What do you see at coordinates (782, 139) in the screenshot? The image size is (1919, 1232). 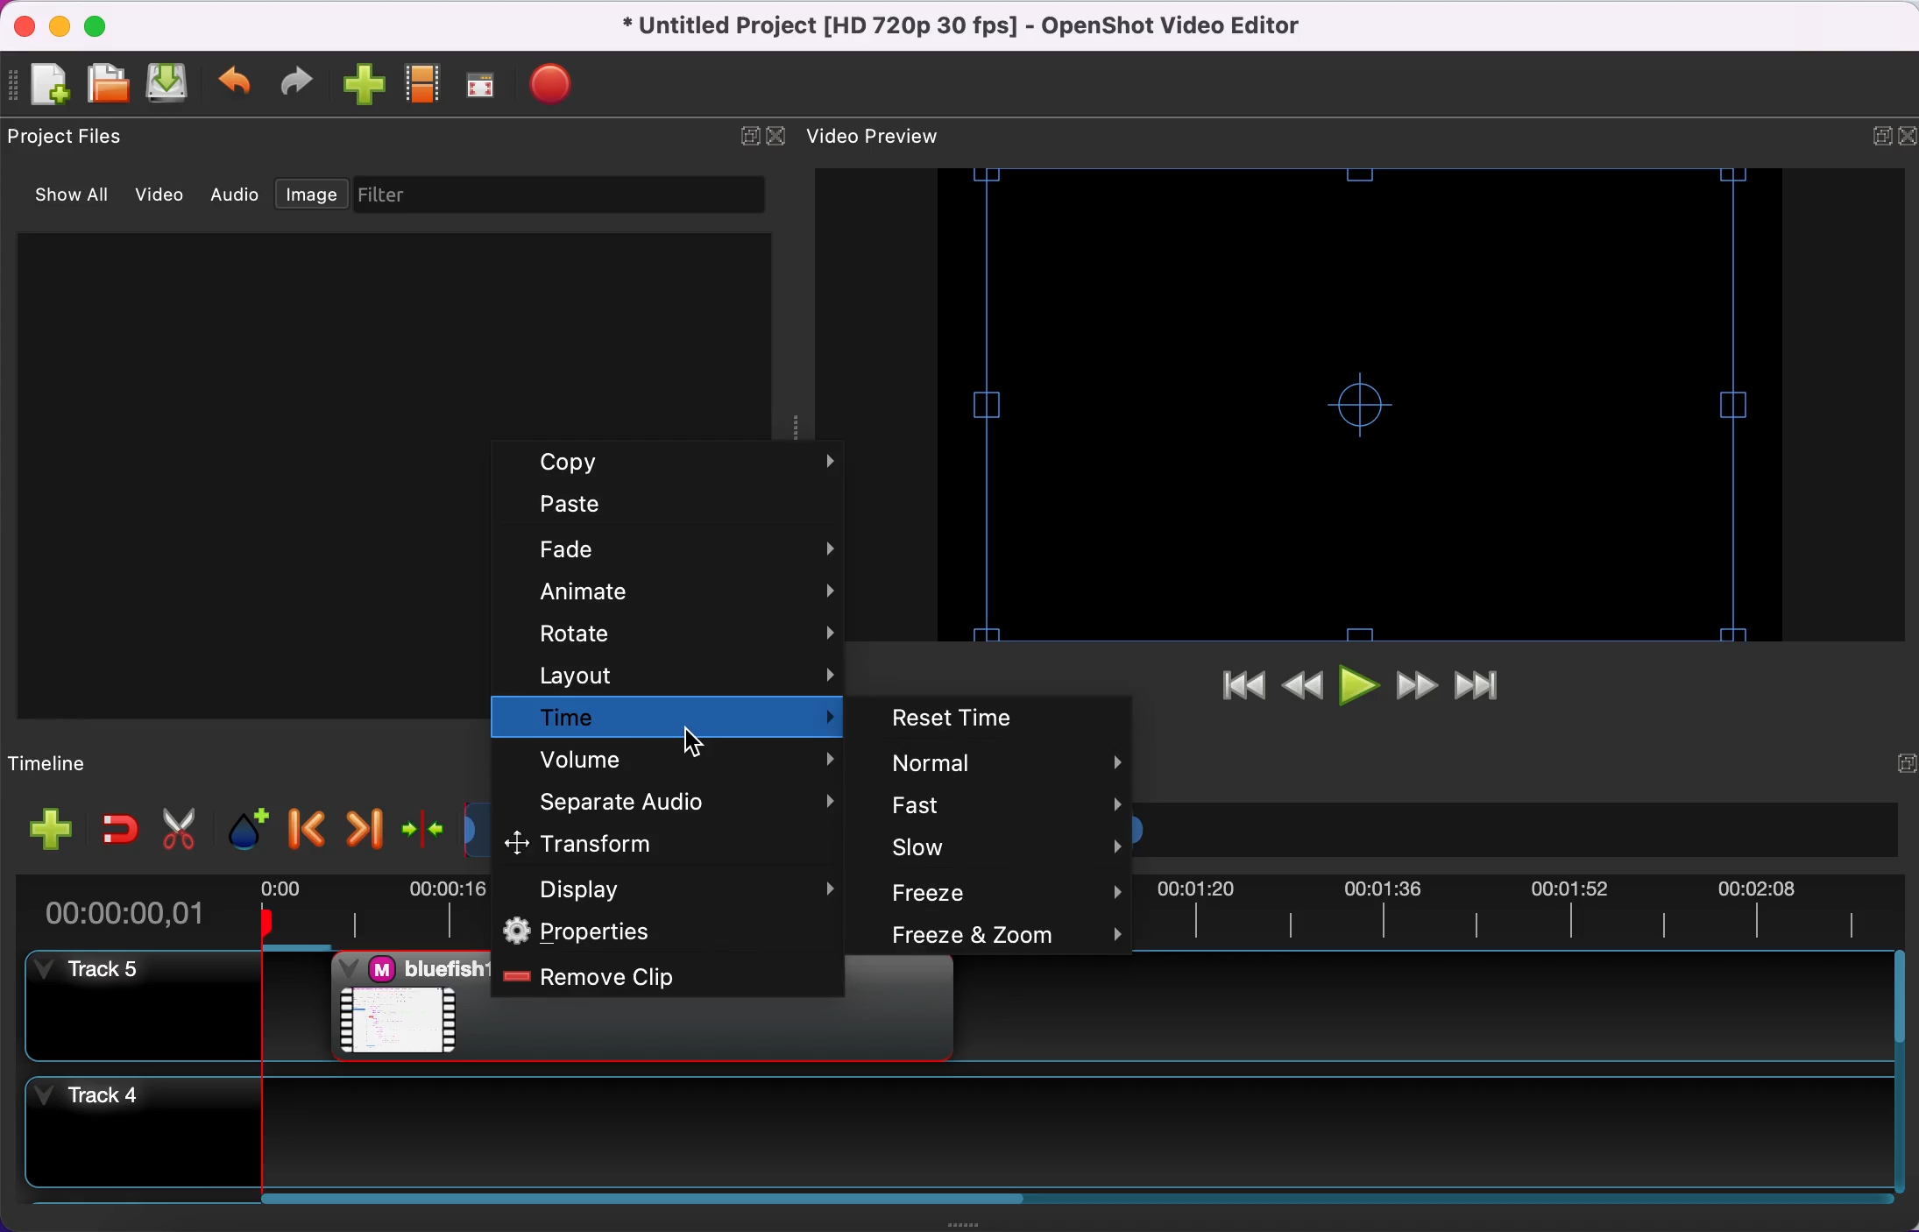 I see `close` at bounding box center [782, 139].